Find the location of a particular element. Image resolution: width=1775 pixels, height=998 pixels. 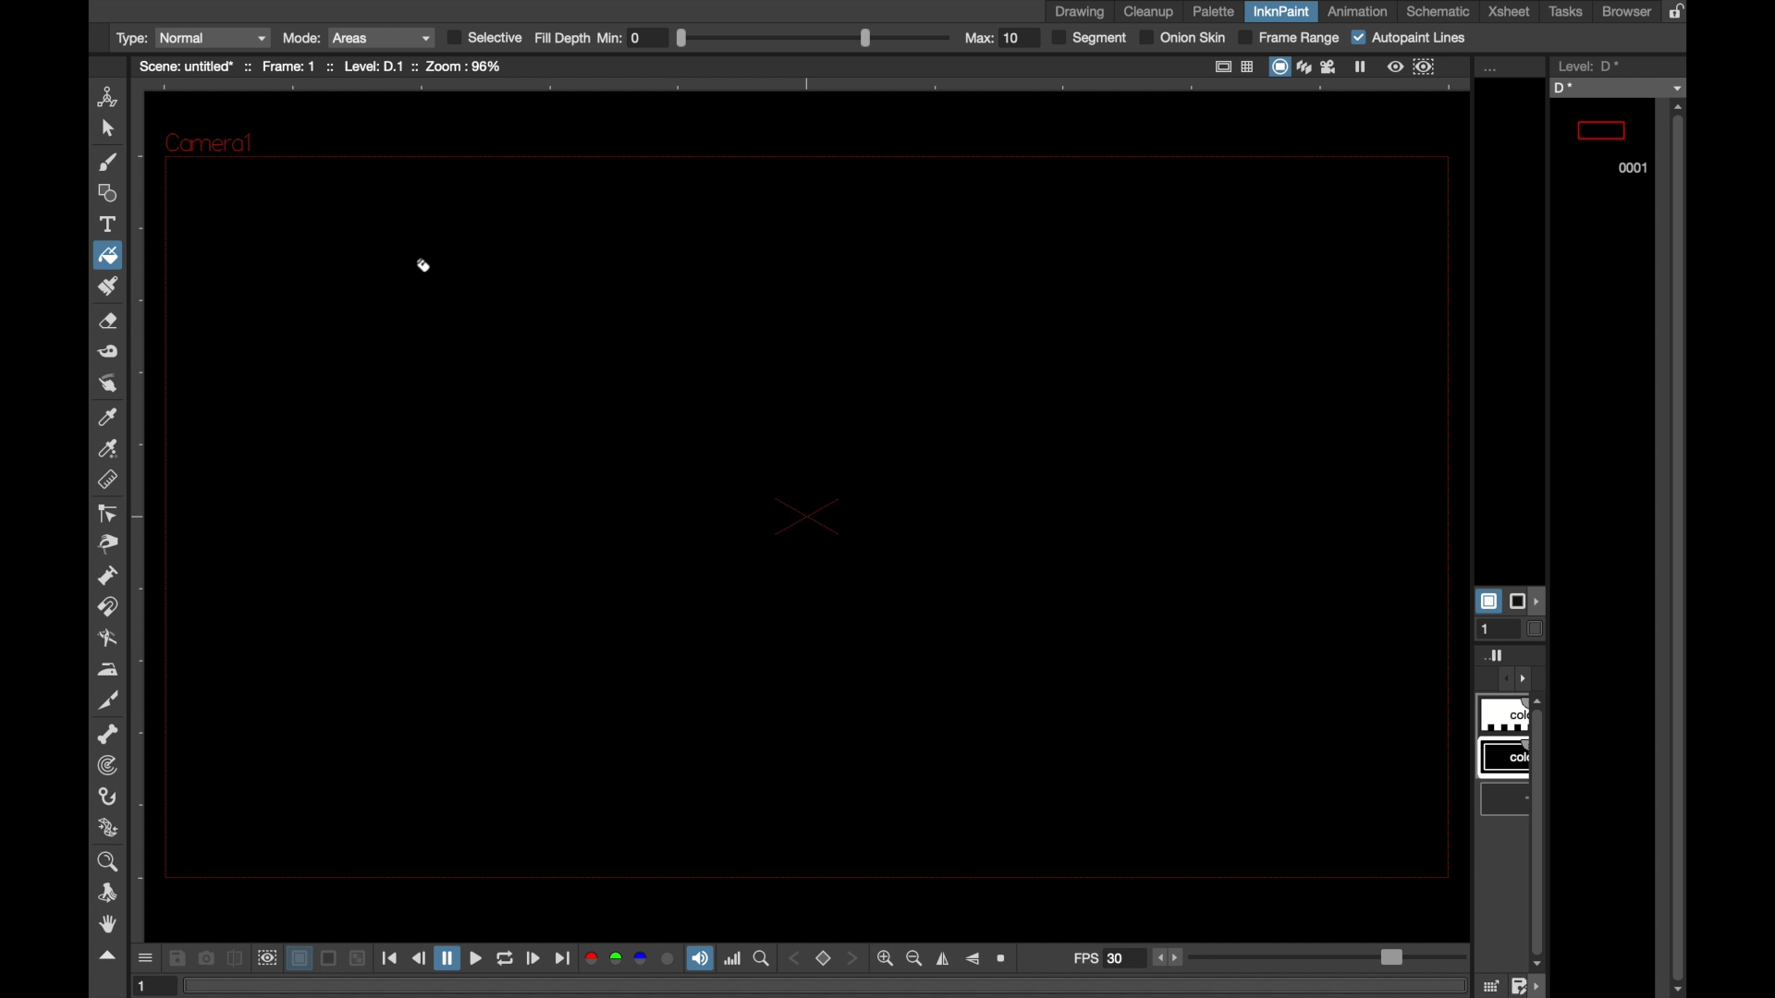

minimize is located at coordinates (360, 958).